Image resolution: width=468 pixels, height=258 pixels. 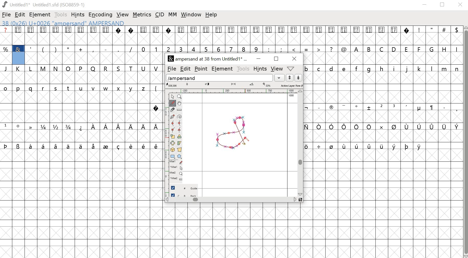 What do you see at coordinates (301, 143) in the screenshot?
I see `scrollbar` at bounding box center [301, 143].